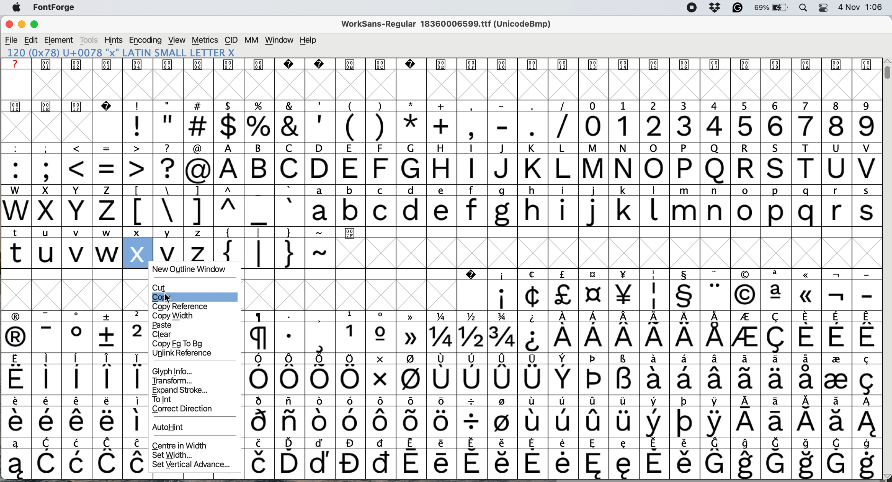  What do you see at coordinates (231, 40) in the screenshot?
I see `cid` at bounding box center [231, 40].